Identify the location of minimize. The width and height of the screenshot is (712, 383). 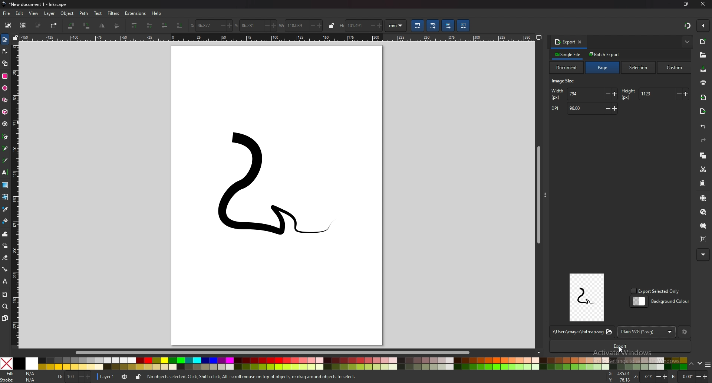
(668, 4).